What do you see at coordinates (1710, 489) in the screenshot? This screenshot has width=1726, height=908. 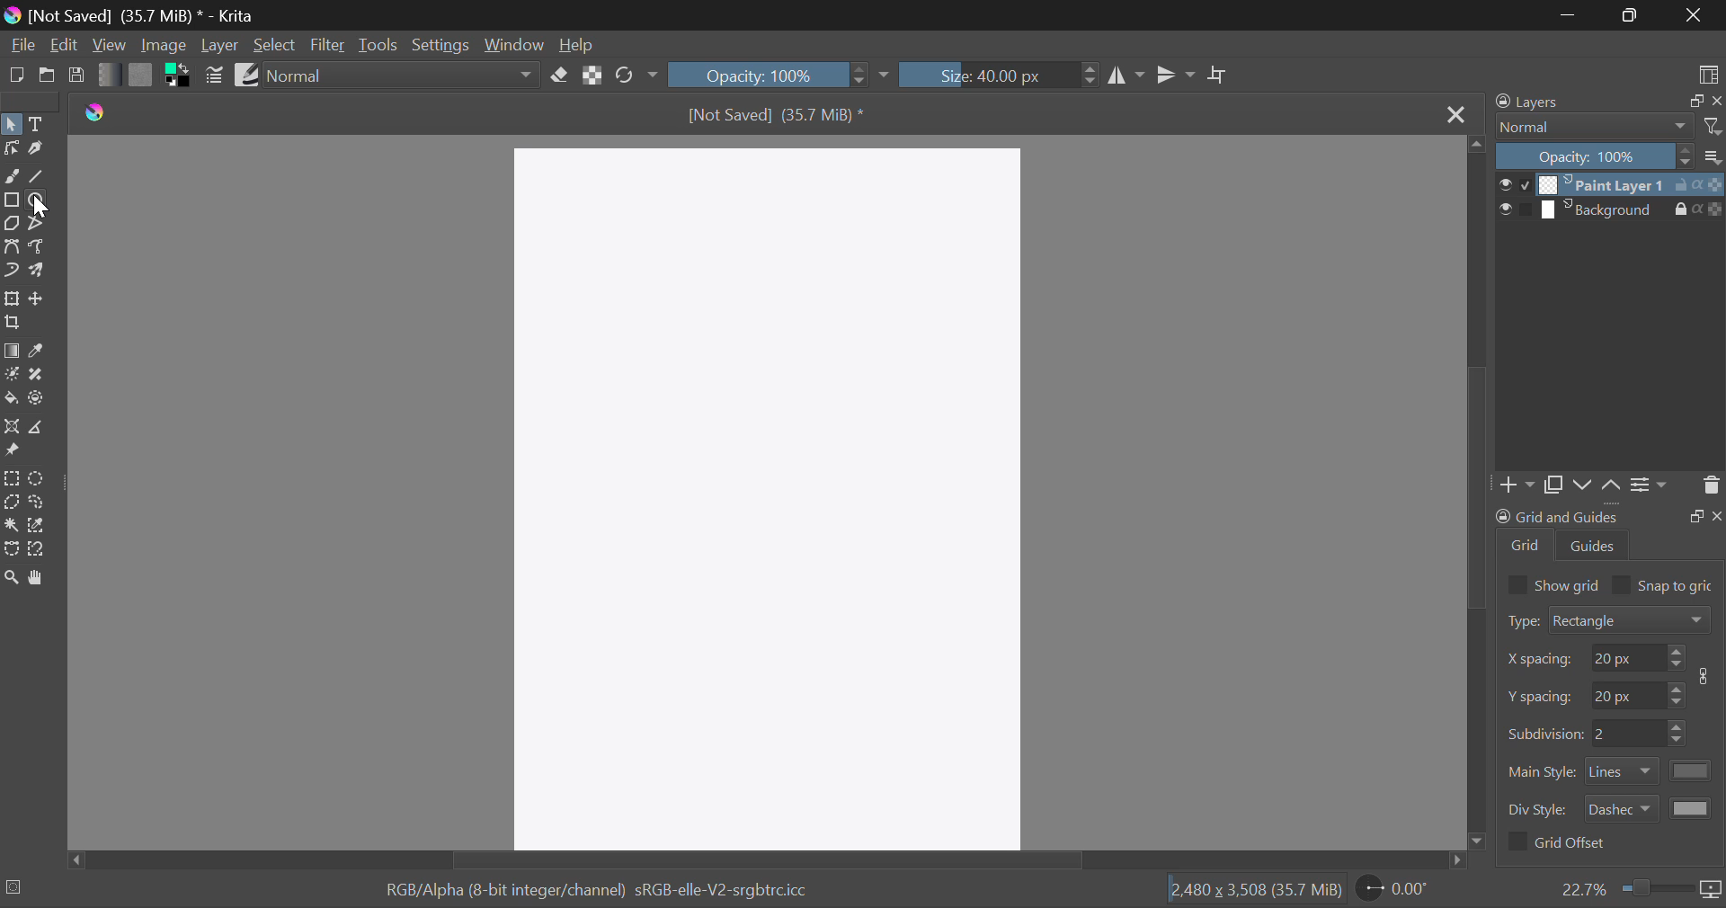 I see `Delete Layer` at bounding box center [1710, 489].